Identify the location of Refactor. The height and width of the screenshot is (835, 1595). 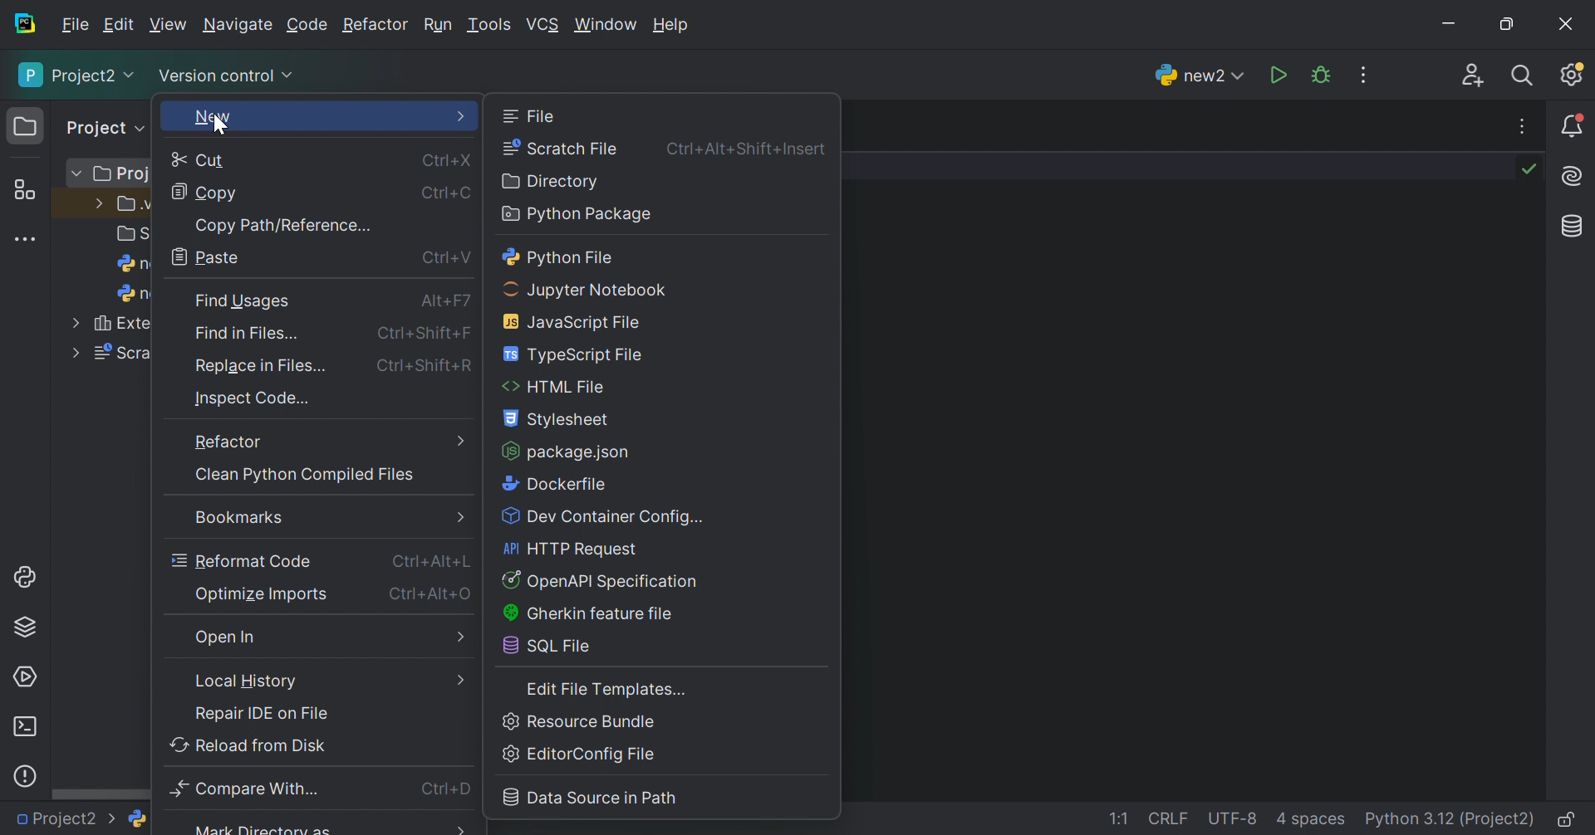
(228, 442).